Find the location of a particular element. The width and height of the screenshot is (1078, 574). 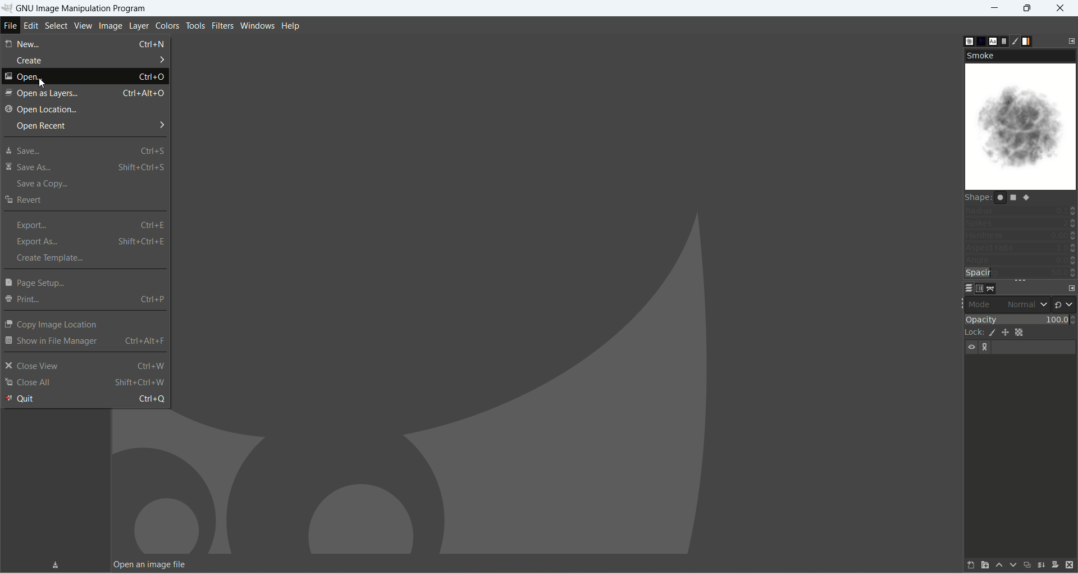

gradients is located at coordinates (1028, 42).